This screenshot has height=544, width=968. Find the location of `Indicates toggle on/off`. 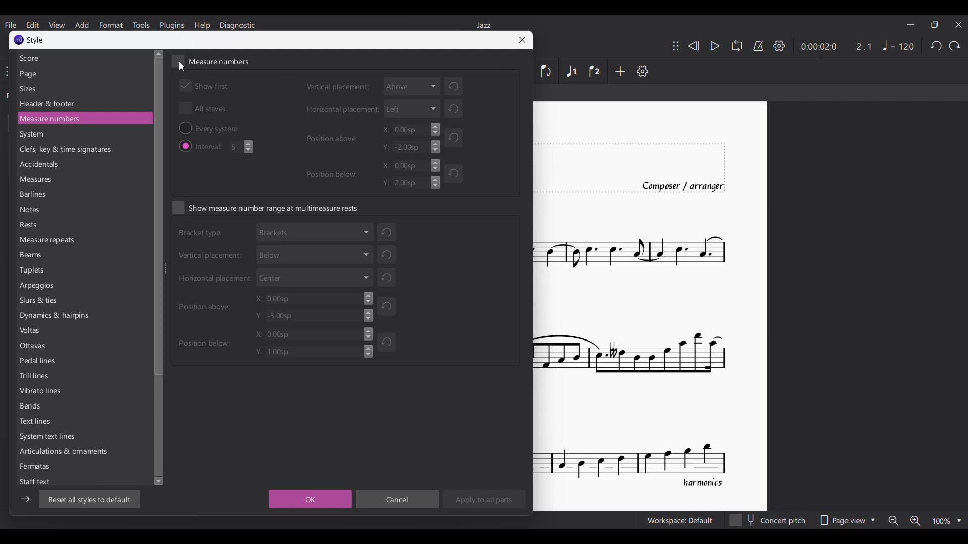

Indicates toggle on/off is located at coordinates (185, 146).